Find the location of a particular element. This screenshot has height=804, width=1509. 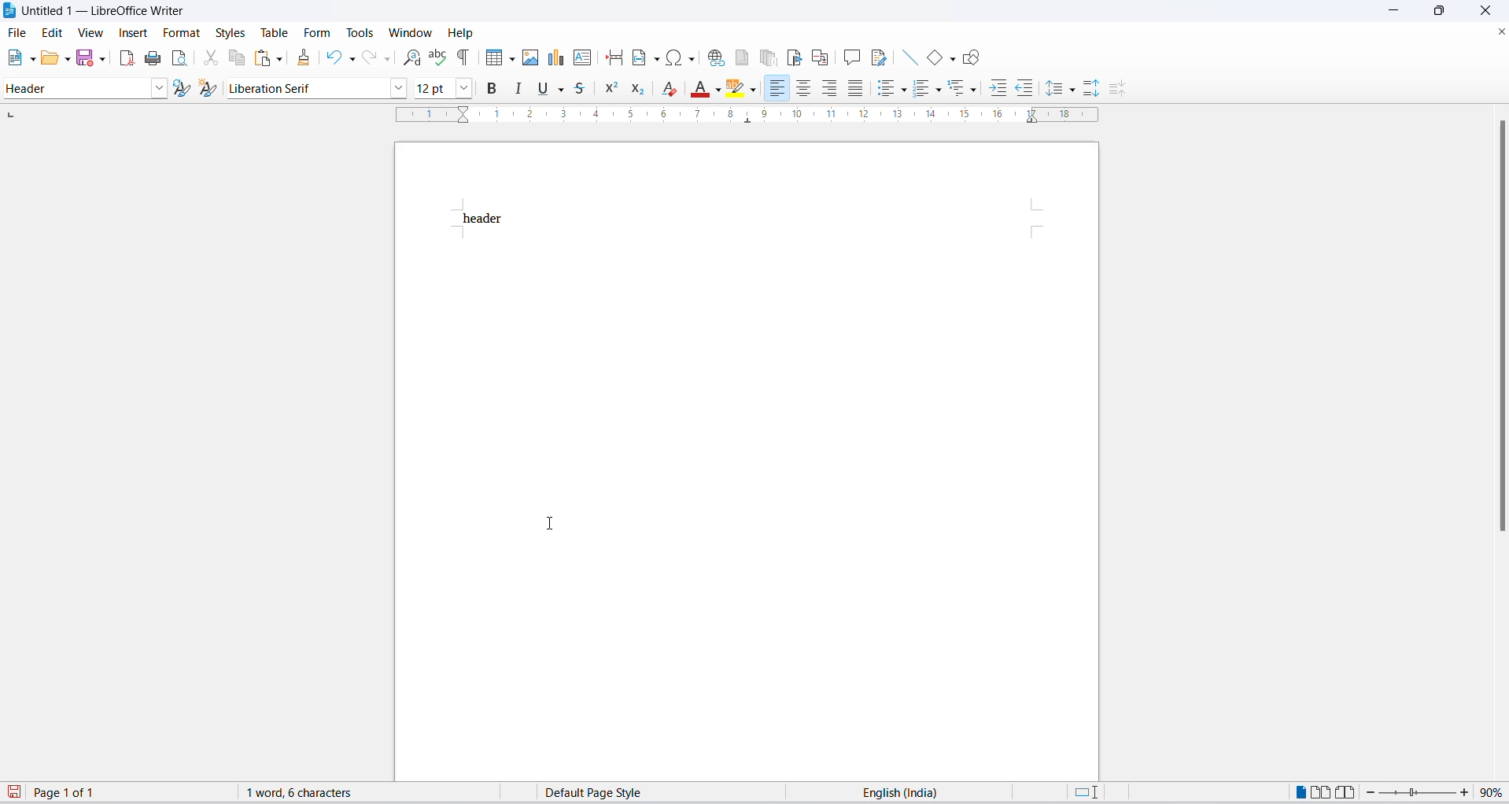

paste options is located at coordinates (281, 58).